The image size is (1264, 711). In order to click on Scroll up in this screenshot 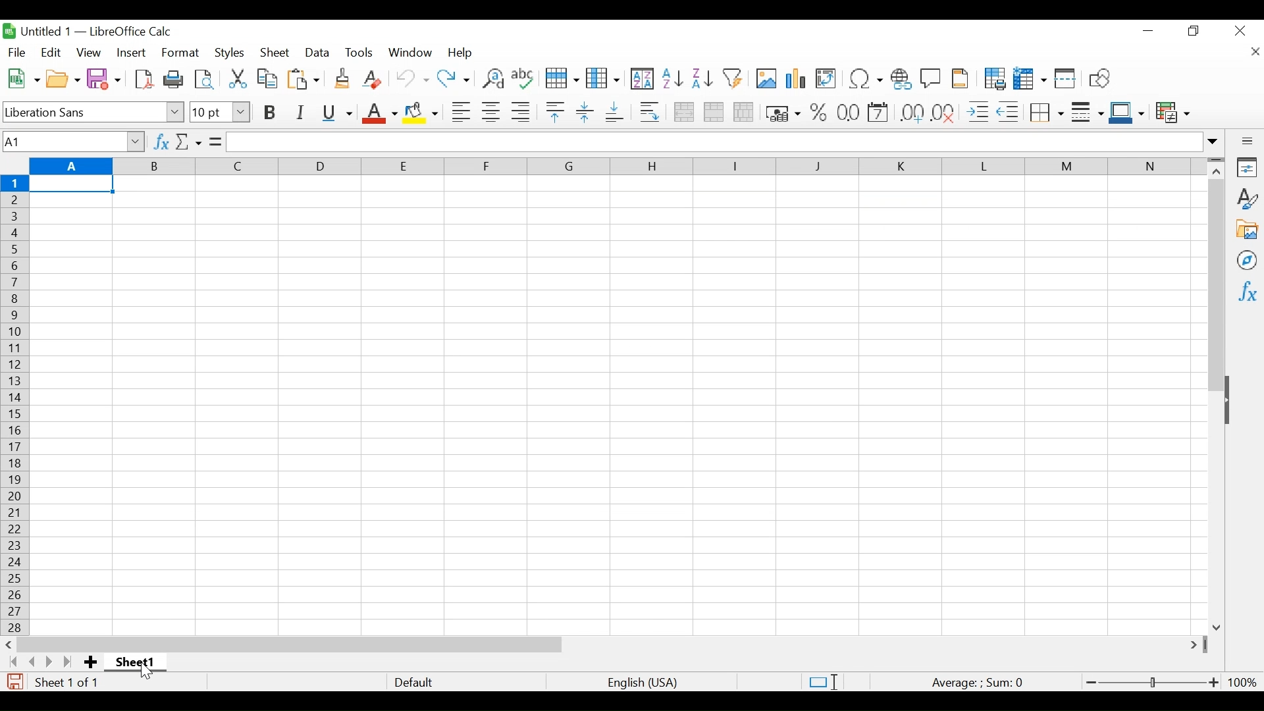, I will do `click(1216, 173)`.